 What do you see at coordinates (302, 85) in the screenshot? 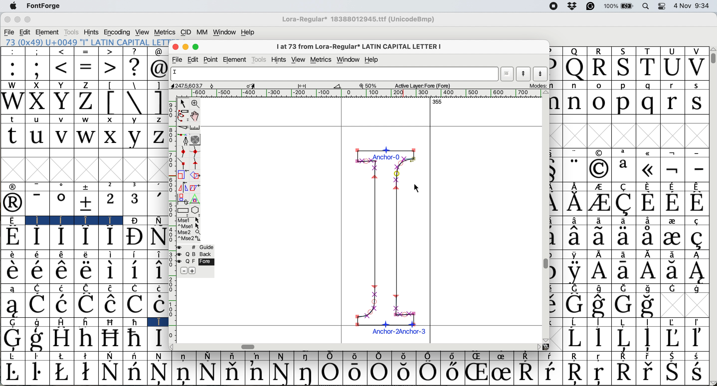
I see `` at bounding box center [302, 85].